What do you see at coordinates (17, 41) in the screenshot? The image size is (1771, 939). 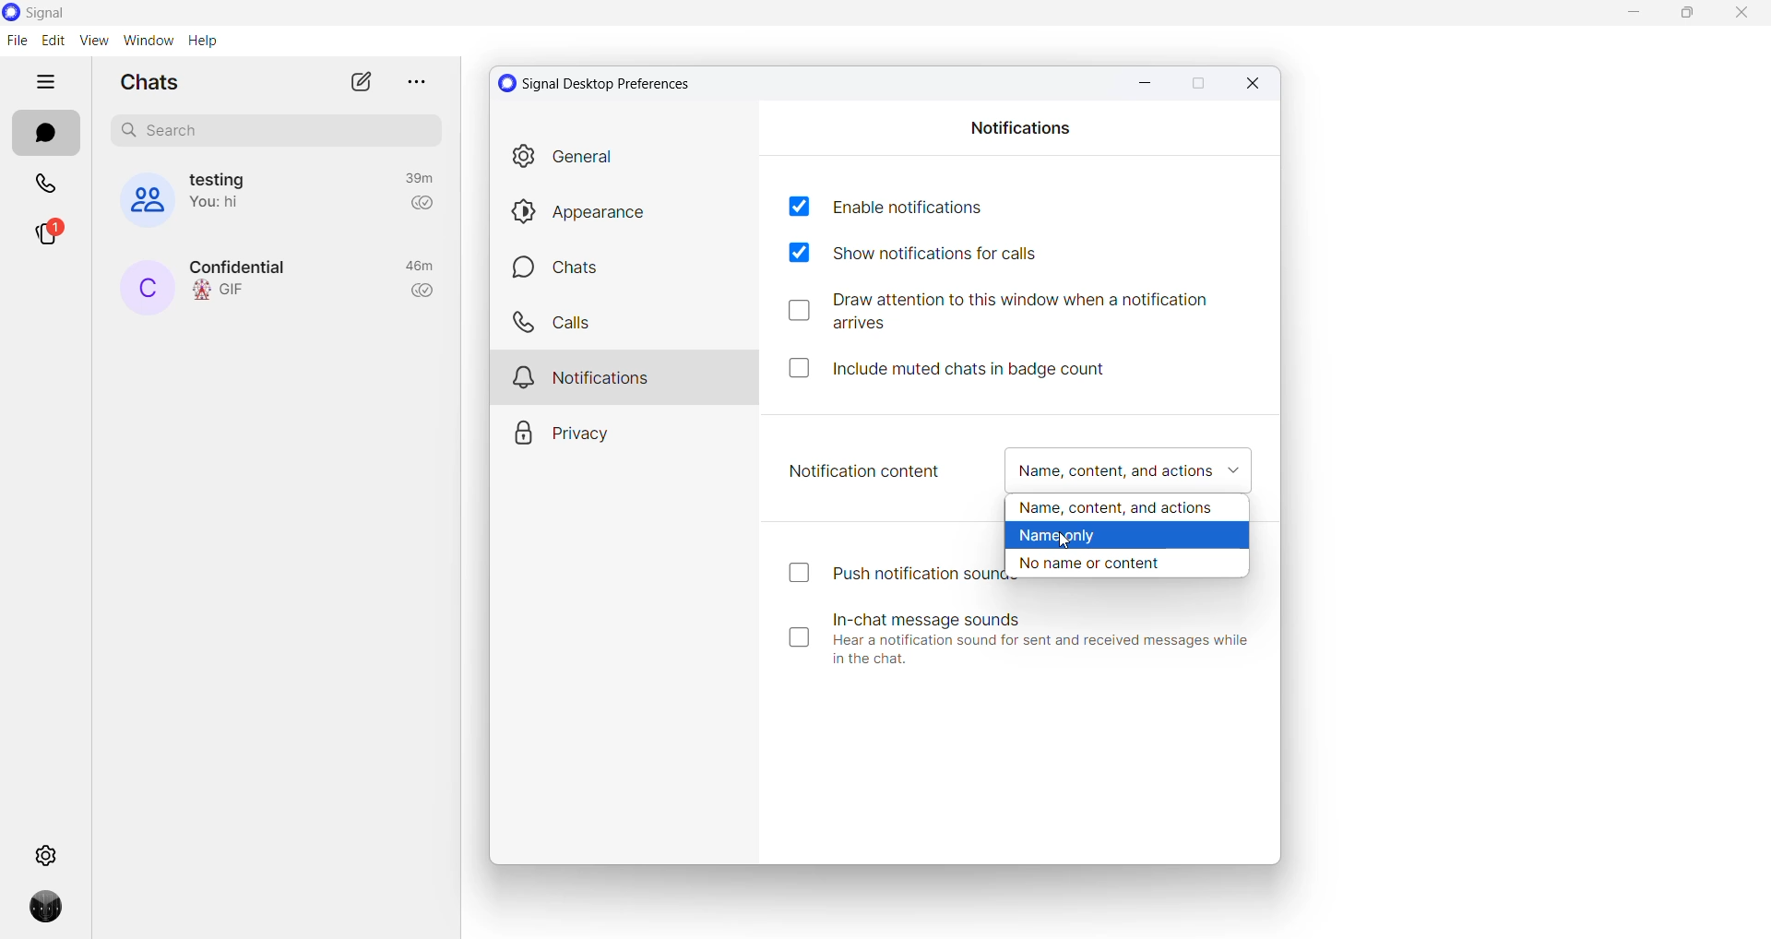 I see `file` at bounding box center [17, 41].